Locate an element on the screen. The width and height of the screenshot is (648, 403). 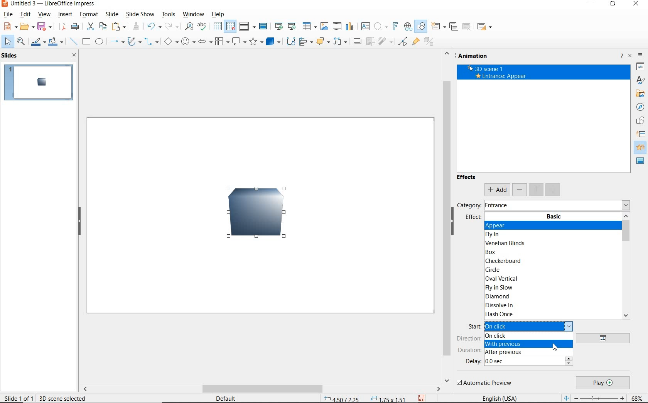
line color is located at coordinates (37, 42).